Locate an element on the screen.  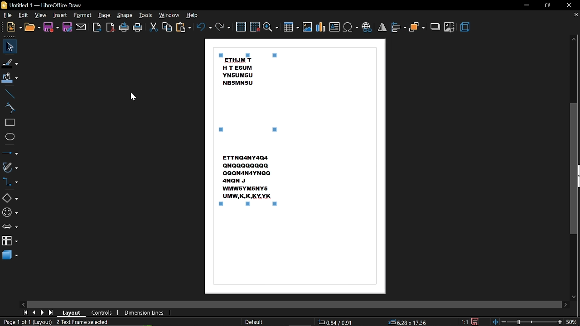
tools is located at coordinates (147, 15).